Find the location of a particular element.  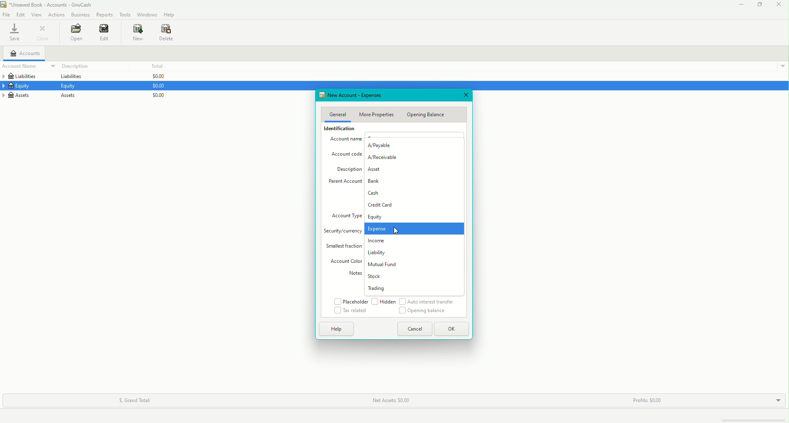

 is located at coordinates (70, 86).